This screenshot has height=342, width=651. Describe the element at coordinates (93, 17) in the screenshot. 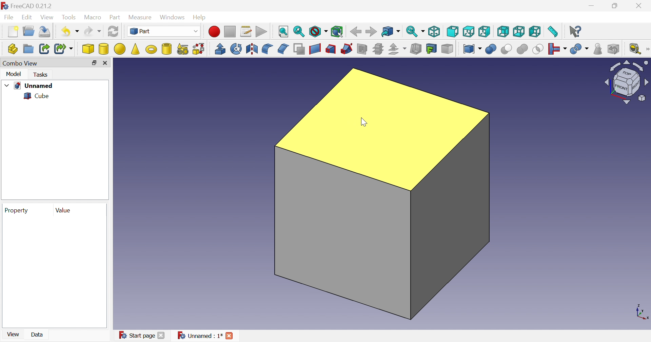

I see `Macro` at that location.